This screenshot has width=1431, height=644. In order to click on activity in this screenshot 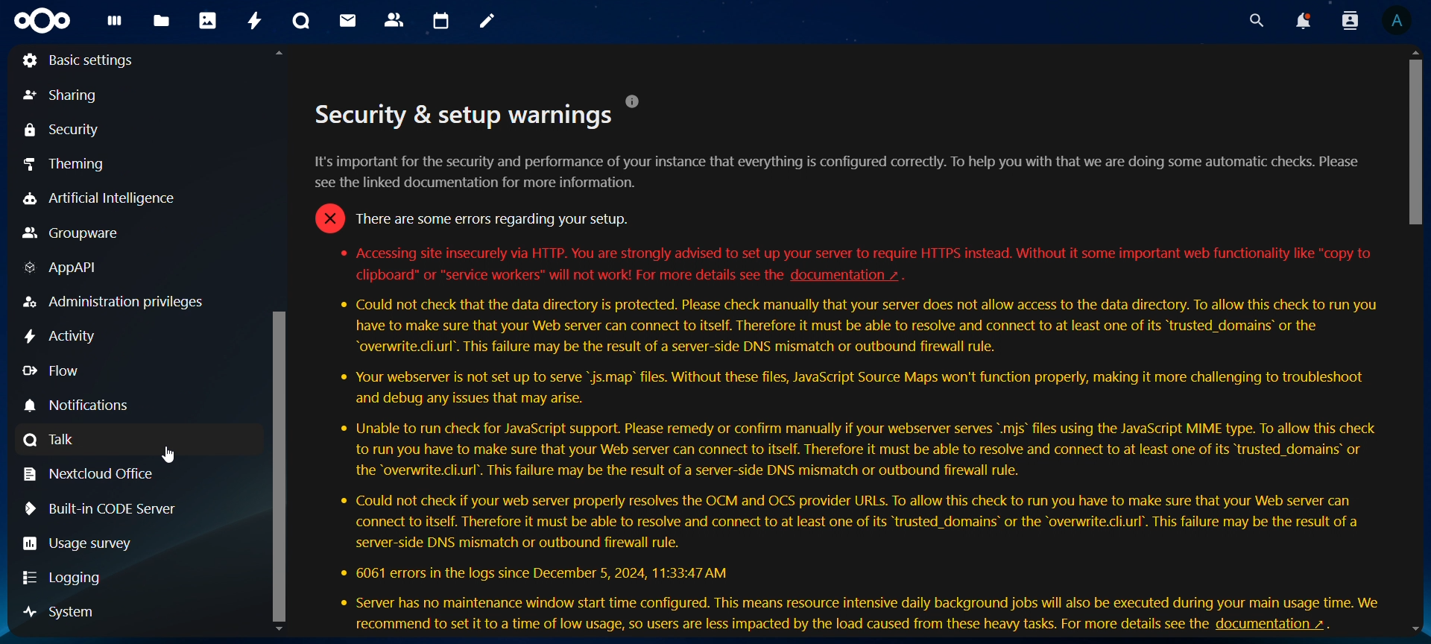, I will do `click(64, 337)`.